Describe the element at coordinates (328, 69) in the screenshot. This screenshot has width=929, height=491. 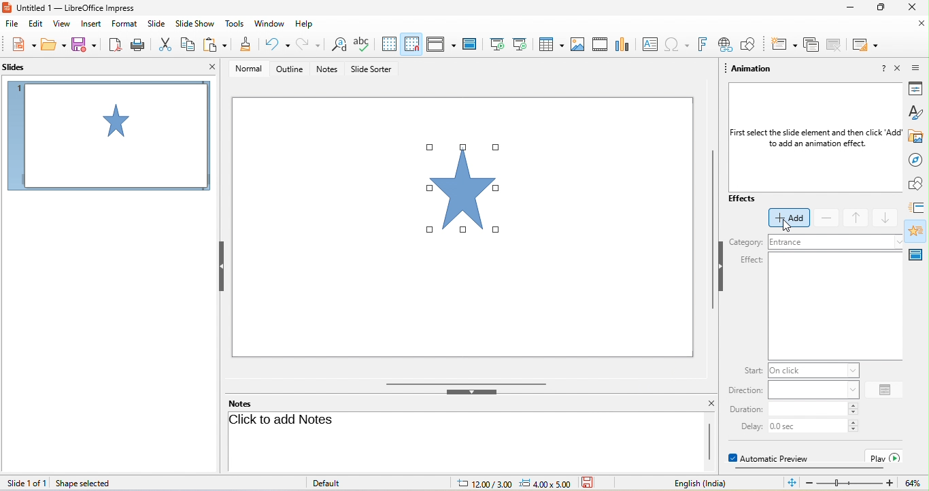
I see `notes` at that location.